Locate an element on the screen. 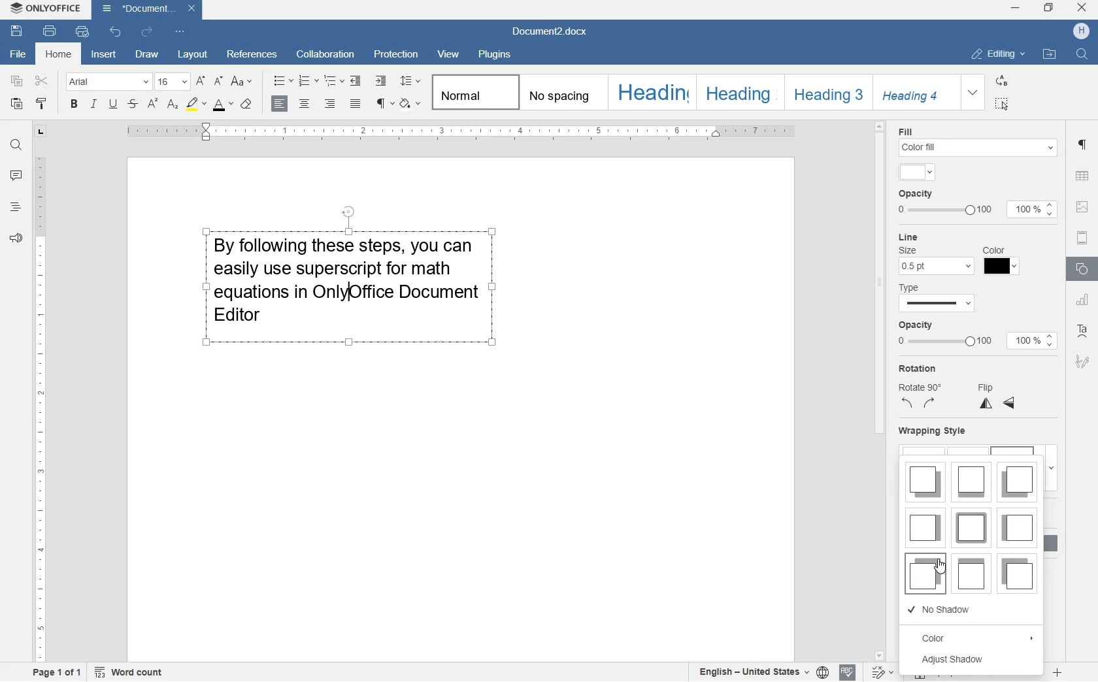  chart is located at coordinates (1082, 300).